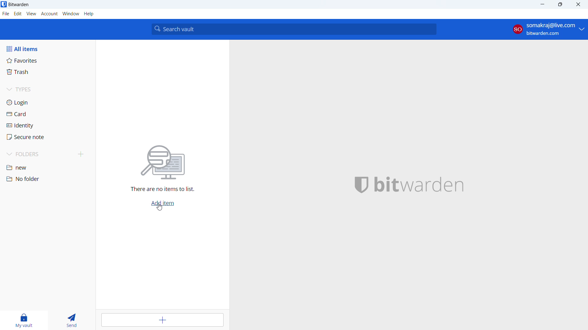 This screenshot has width=588, height=330. What do you see at coordinates (48, 114) in the screenshot?
I see `card` at bounding box center [48, 114].